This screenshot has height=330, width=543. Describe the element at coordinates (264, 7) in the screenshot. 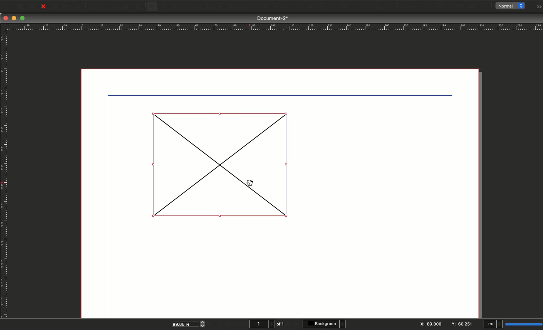

I see `Bézier curve` at that location.